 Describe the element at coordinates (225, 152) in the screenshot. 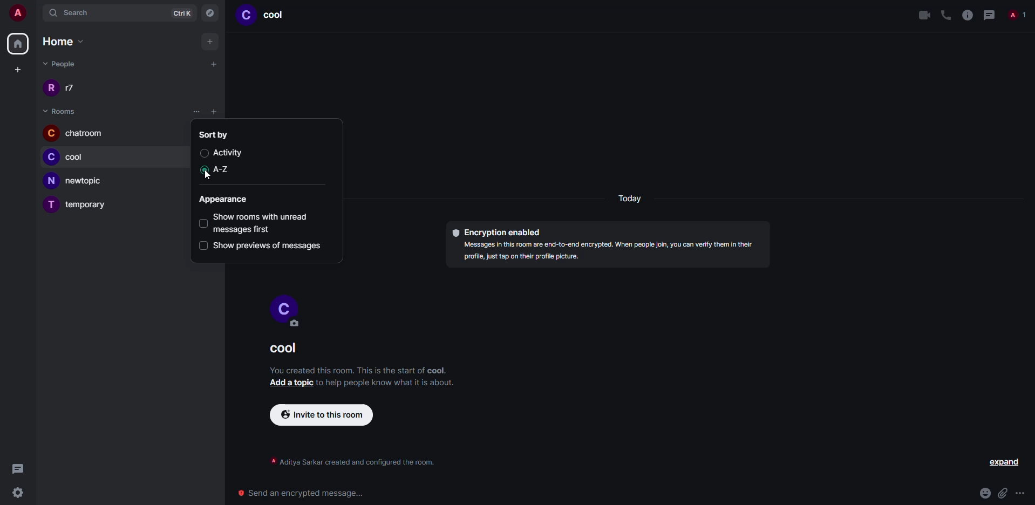

I see `activity` at that location.